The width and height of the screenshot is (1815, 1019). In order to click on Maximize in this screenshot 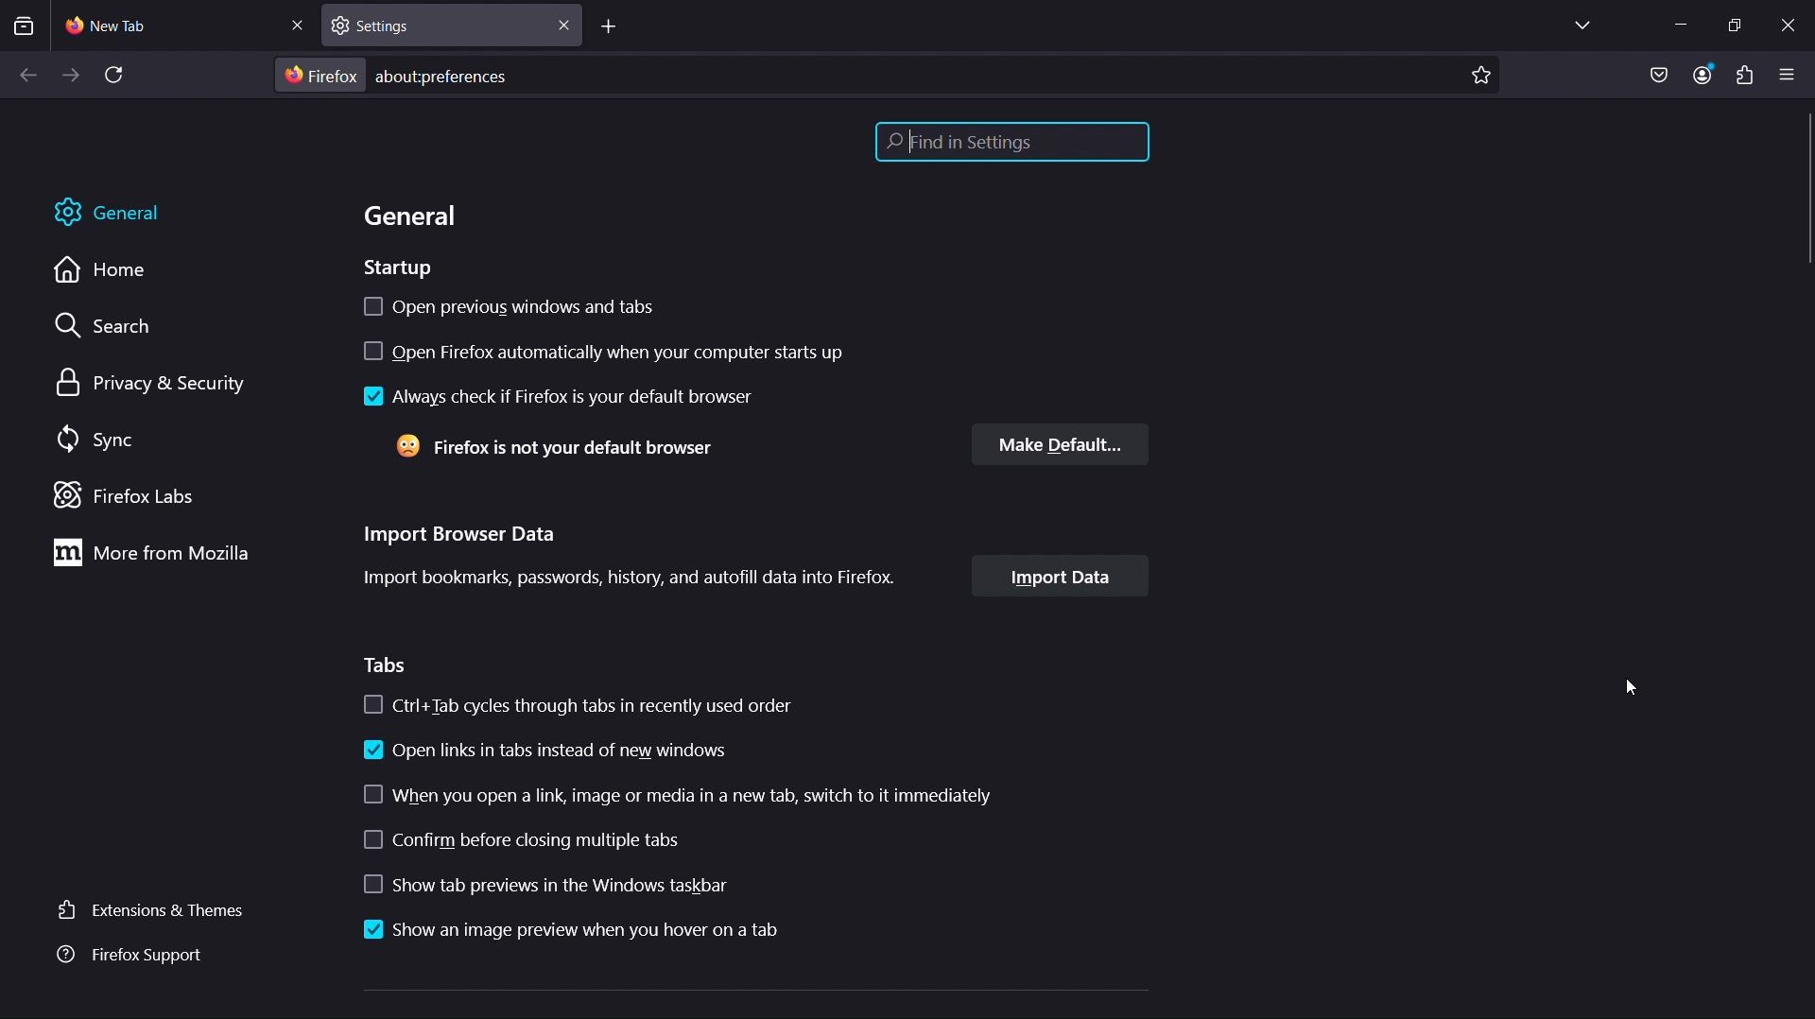, I will do `click(1739, 24)`.